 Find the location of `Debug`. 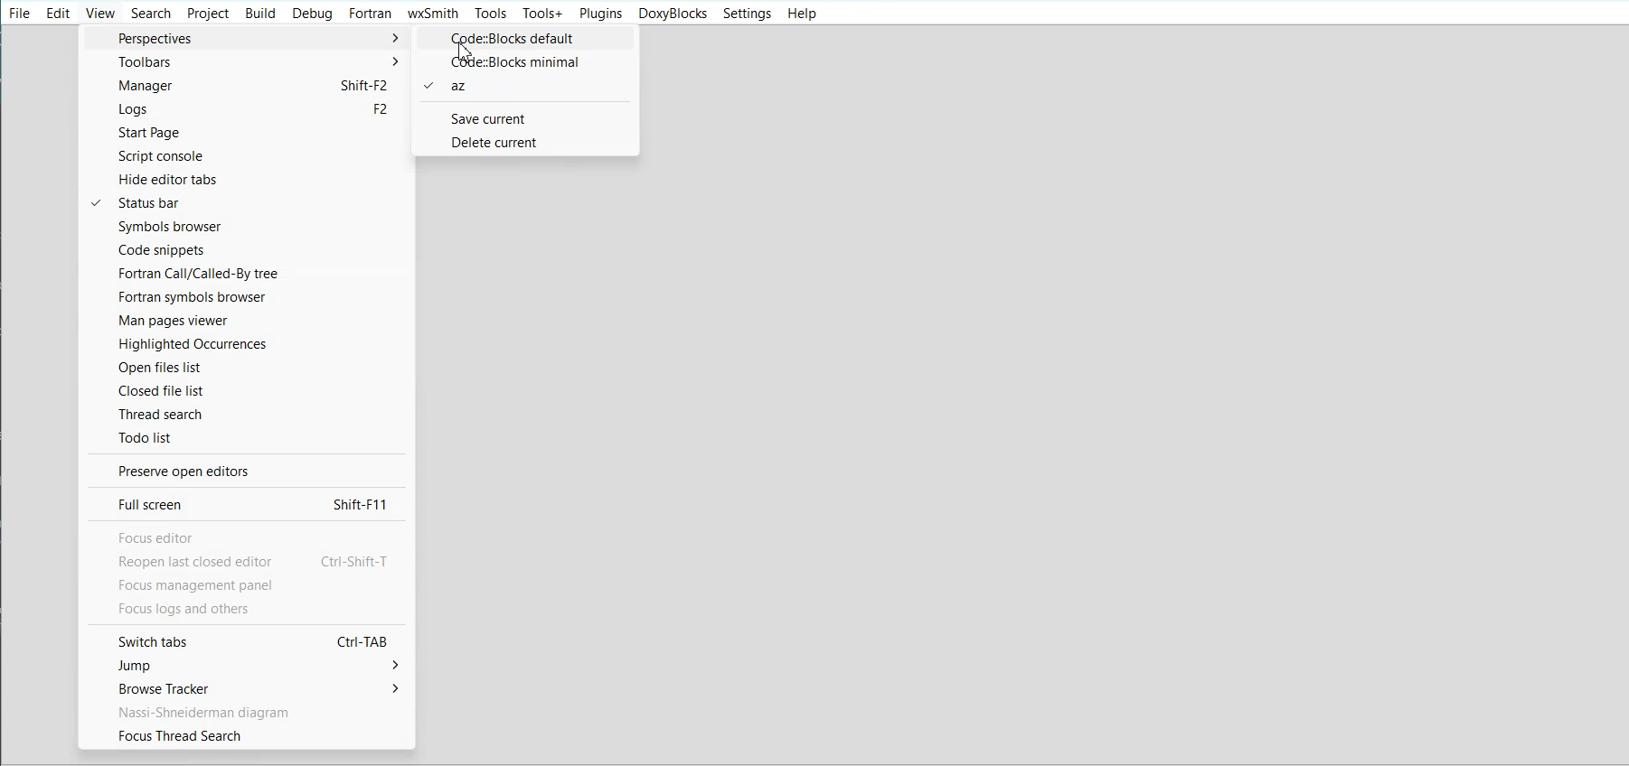

Debug is located at coordinates (314, 14).